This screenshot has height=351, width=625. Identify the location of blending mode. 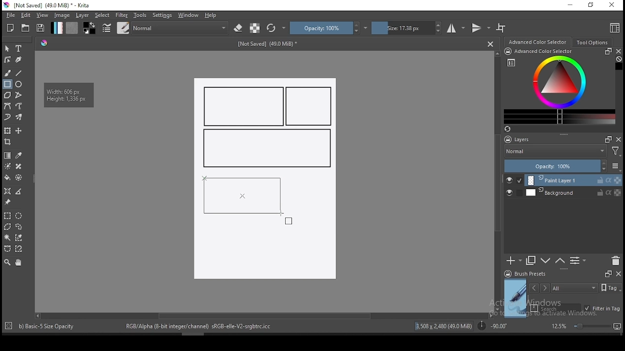
(555, 152).